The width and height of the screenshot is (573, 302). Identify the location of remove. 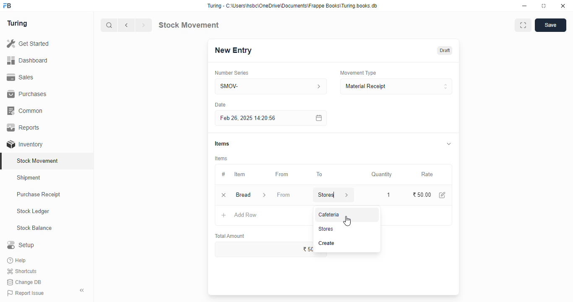
(224, 195).